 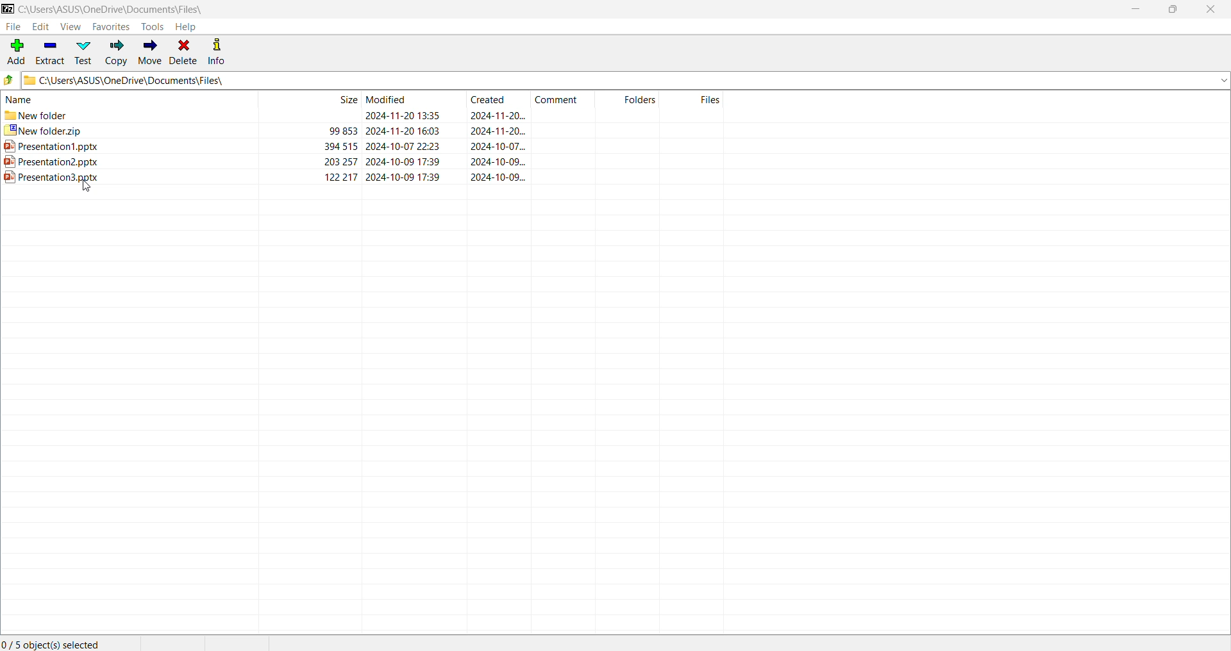 What do you see at coordinates (409, 99) in the screenshot?
I see `Files Modified Date` at bounding box center [409, 99].